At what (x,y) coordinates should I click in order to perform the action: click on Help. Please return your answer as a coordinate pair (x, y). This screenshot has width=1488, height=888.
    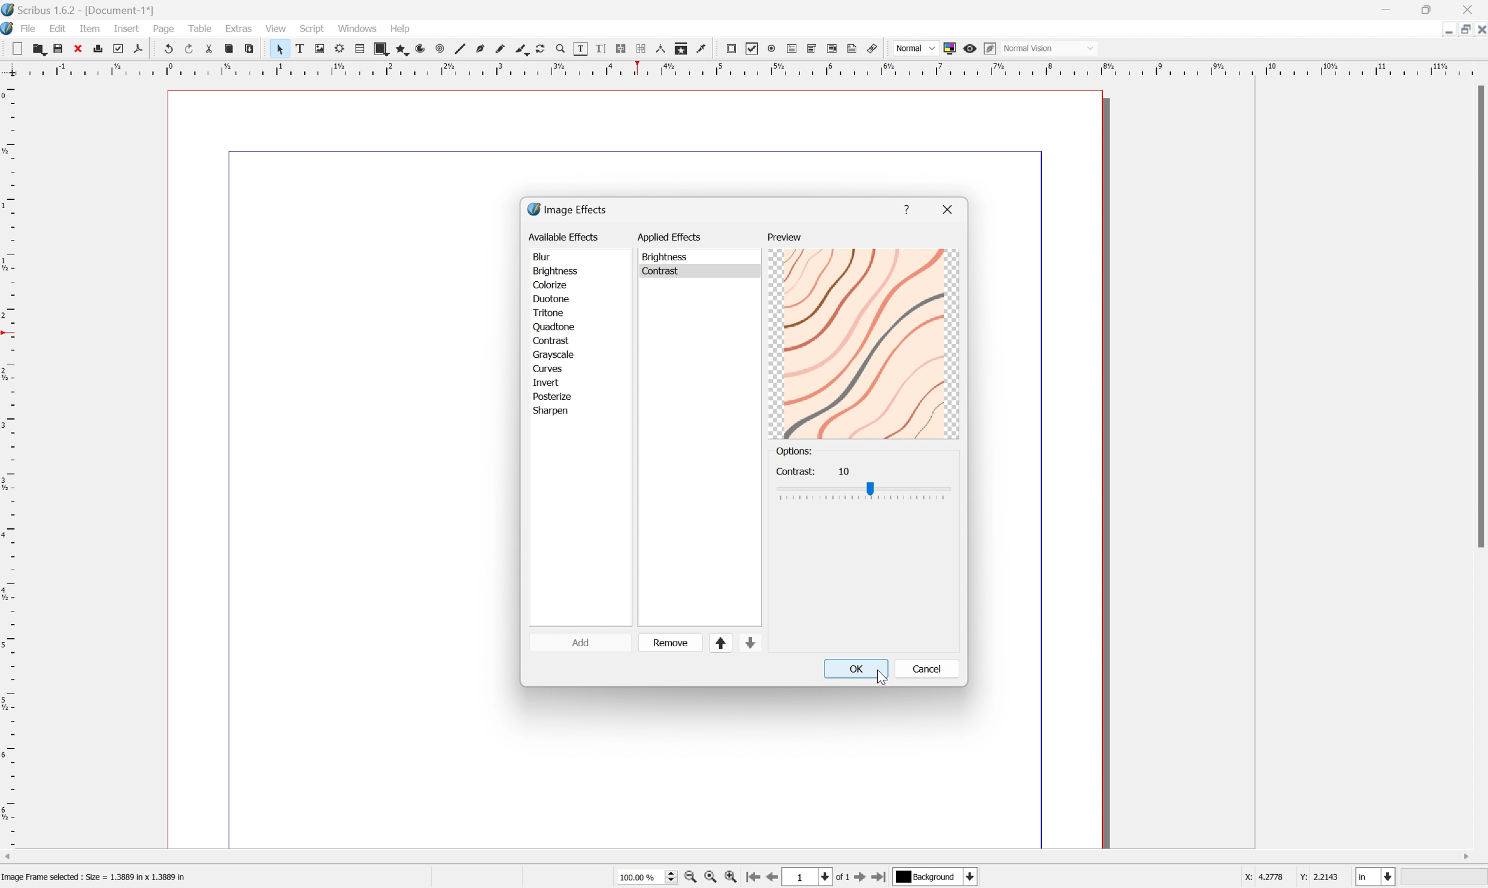
    Looking at the image, I should click on (400, 28).